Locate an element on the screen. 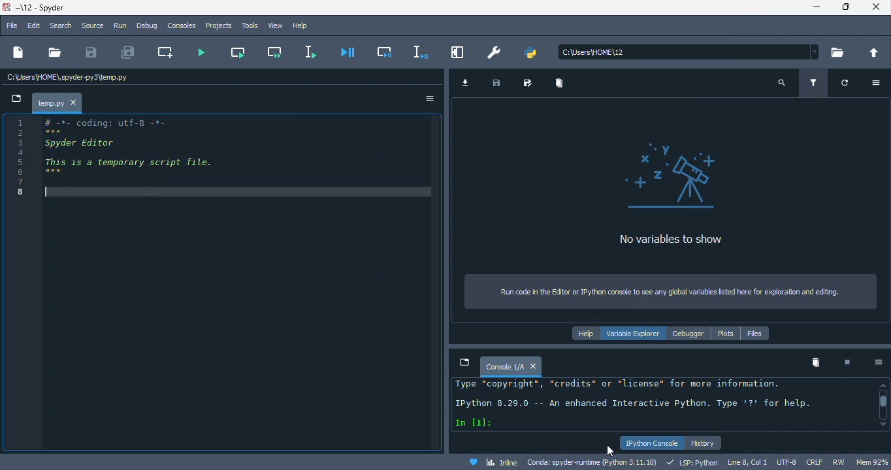  inline is located at coordinates (494, 463).